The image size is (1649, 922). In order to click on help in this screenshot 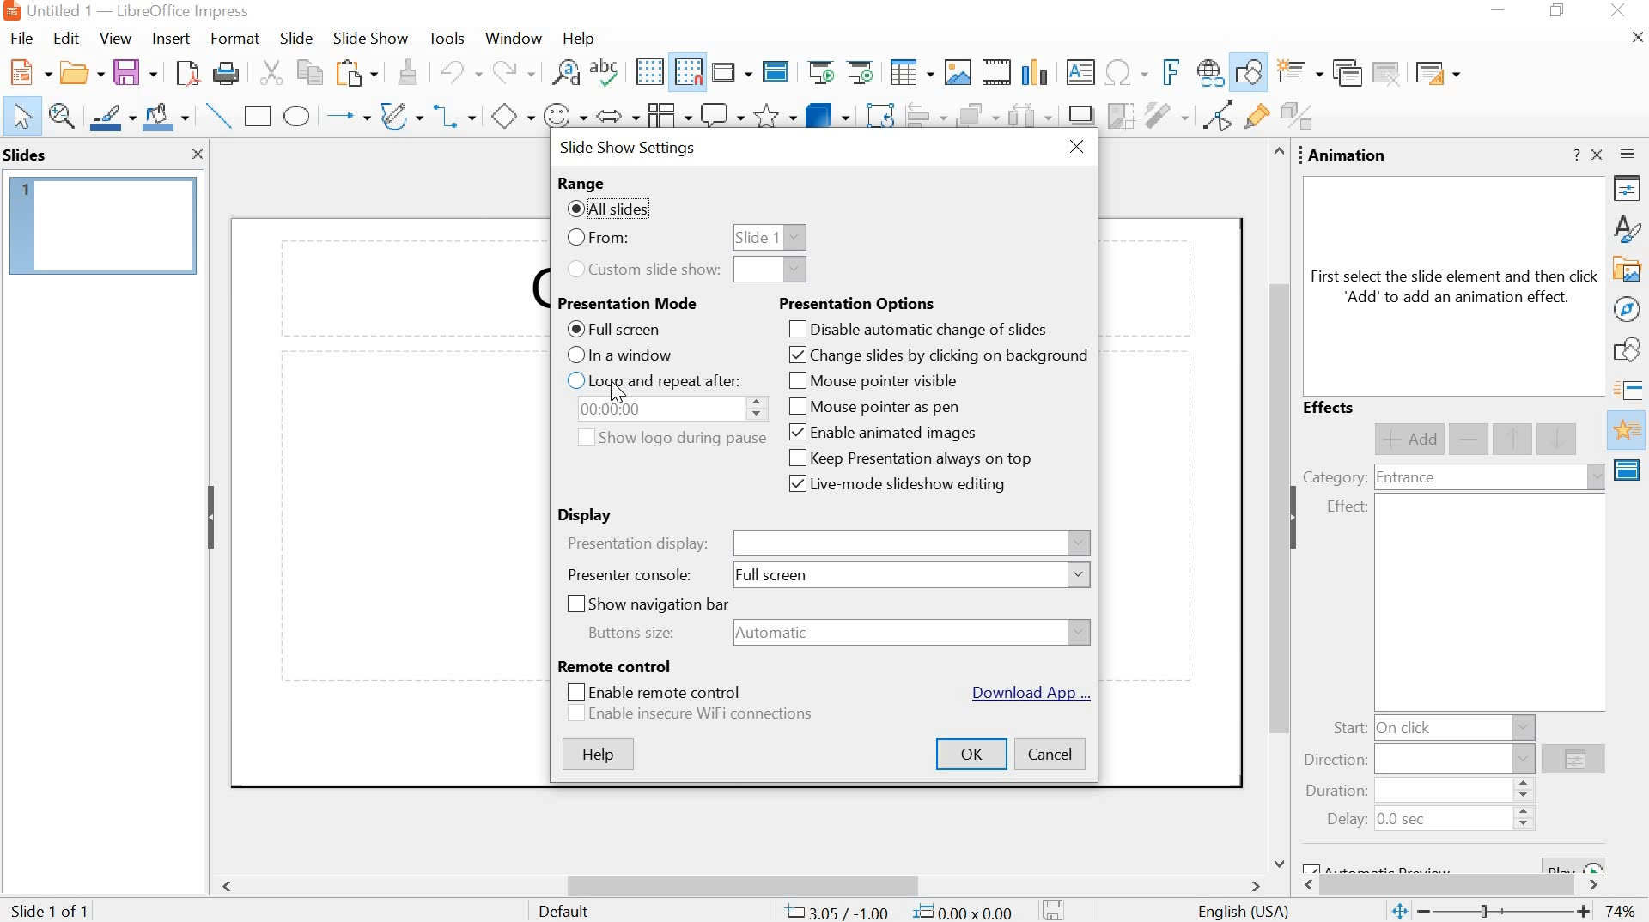, I will do `click(597, 755)`.